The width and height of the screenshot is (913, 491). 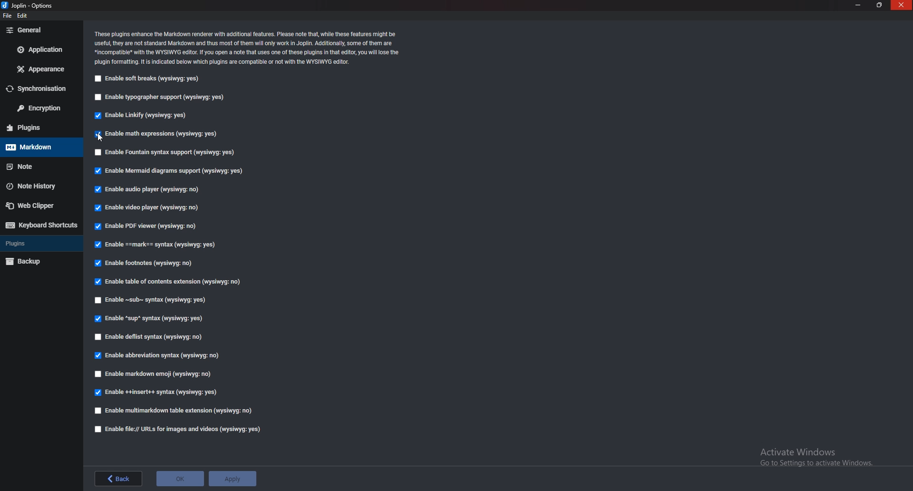 I want to click on Minimize, so click(x=859, y=5).